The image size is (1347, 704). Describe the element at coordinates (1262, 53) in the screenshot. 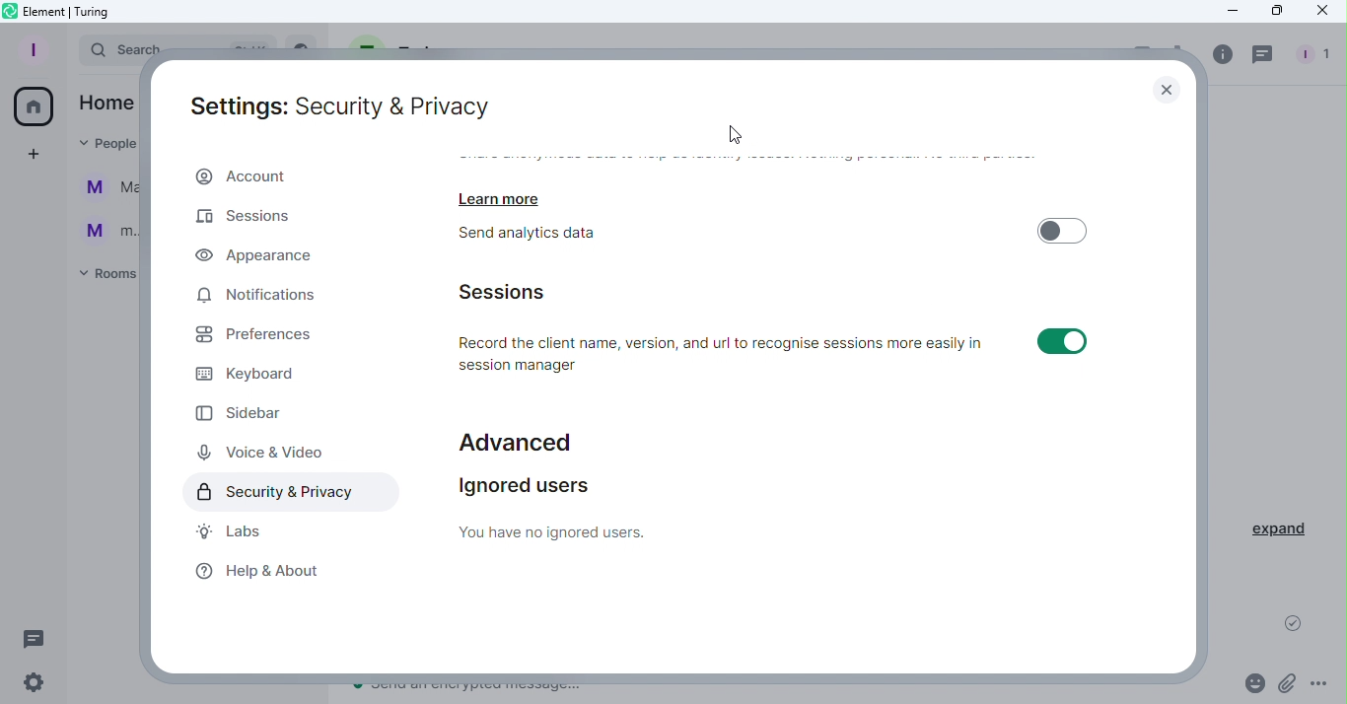

I see `Threads` at that location.